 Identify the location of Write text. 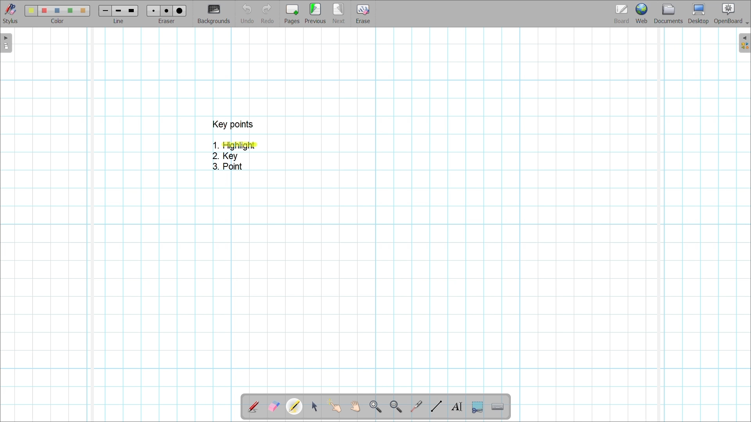
(456, 407).